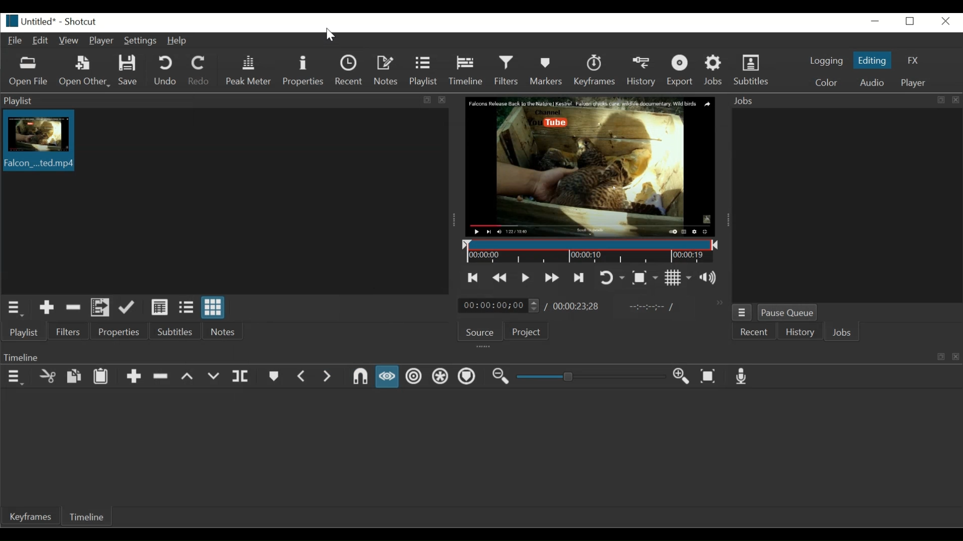 The image size is (963, 541). I want to click on Adjust Slider Zoom Timeline, so click(591, 376).